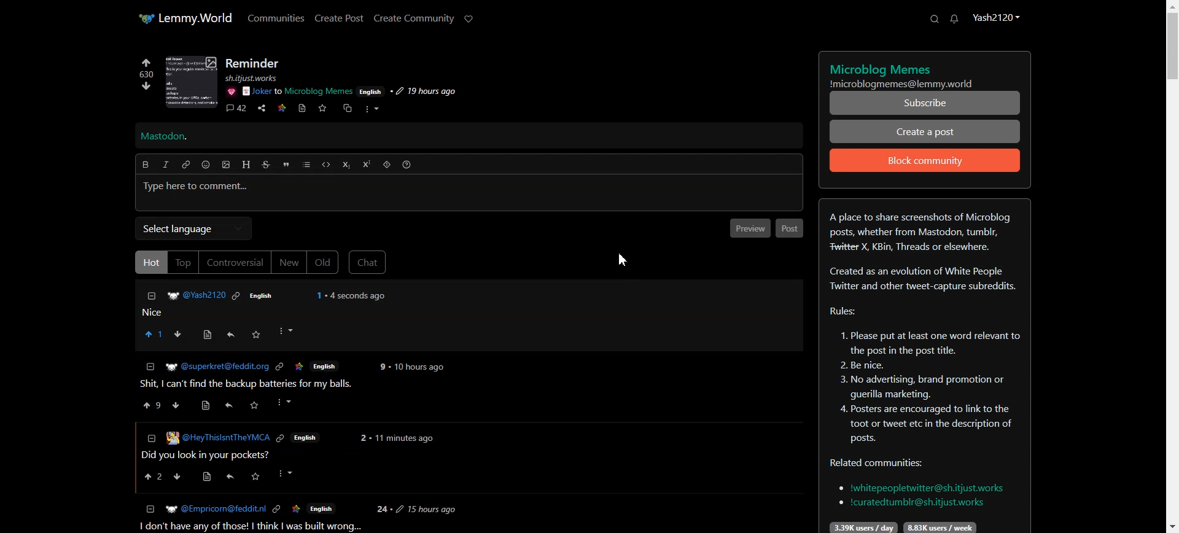  Describe the element at coordinates (322, 108) in the screenshot. I see `Save` at that location.